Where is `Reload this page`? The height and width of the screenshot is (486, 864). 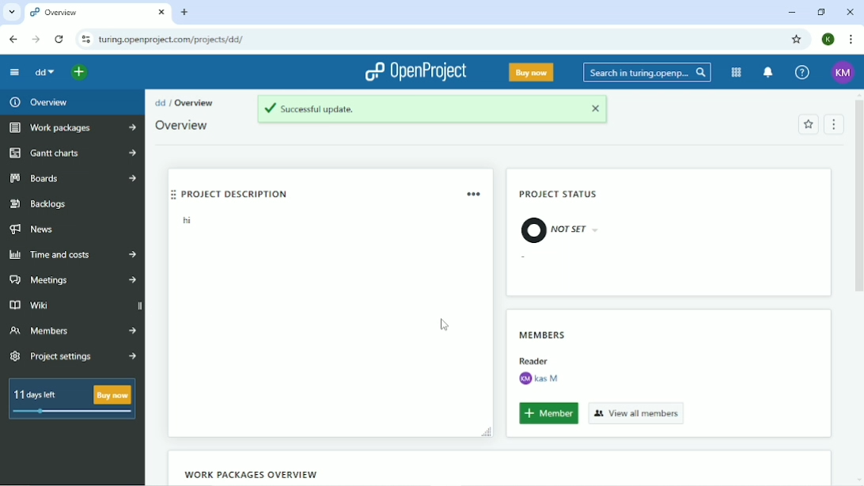
Reload this page is located at coordinates (60, 39).